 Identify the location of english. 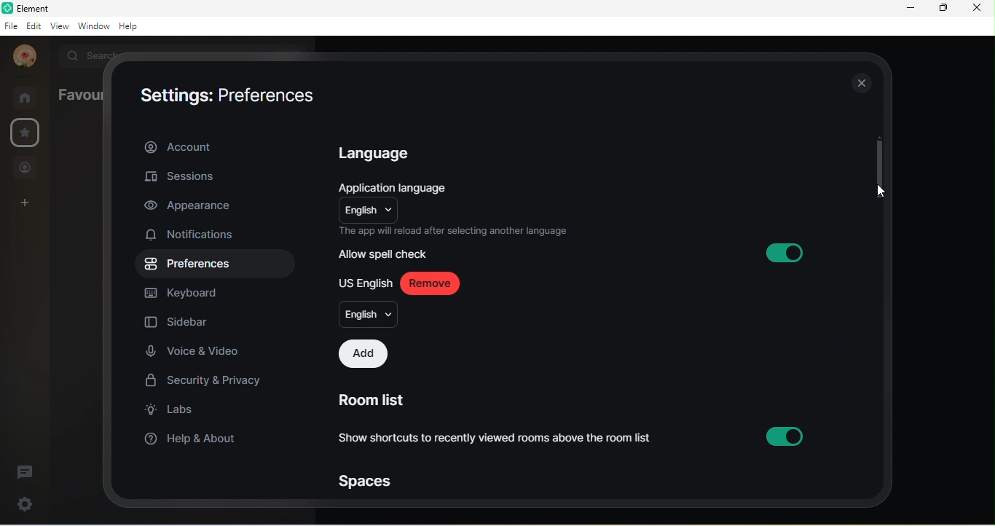
(366, 315).